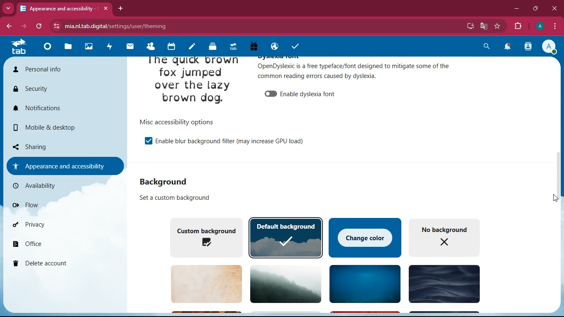 The width and height of the screenshot is (564, 317). Describe the element at coordinates (145, 140) in the screenshot. I see `enable` at that location.